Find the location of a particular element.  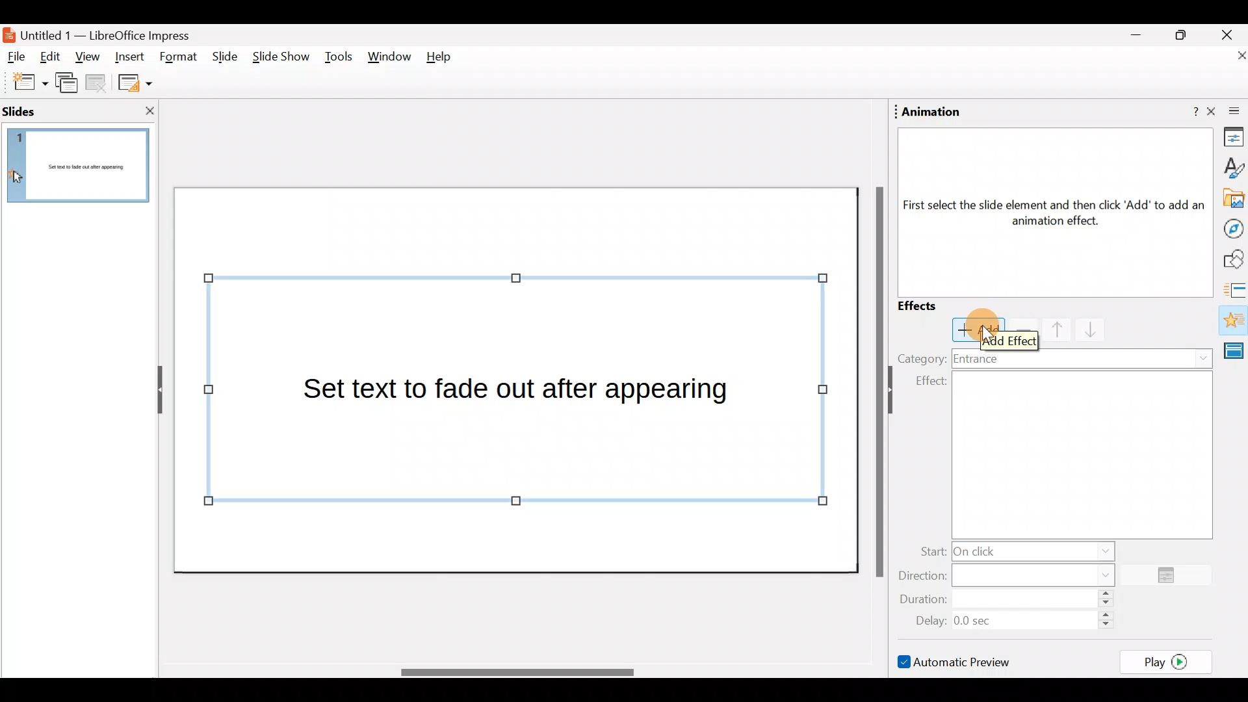

Close sidebar deck is located at coordinates (1228, 112).